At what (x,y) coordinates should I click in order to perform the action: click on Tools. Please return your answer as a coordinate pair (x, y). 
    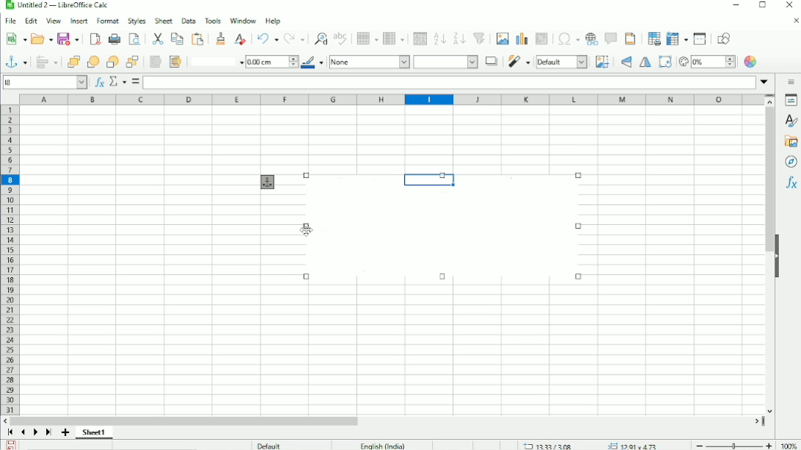
    Looking at the image, I should click on (212, 20).